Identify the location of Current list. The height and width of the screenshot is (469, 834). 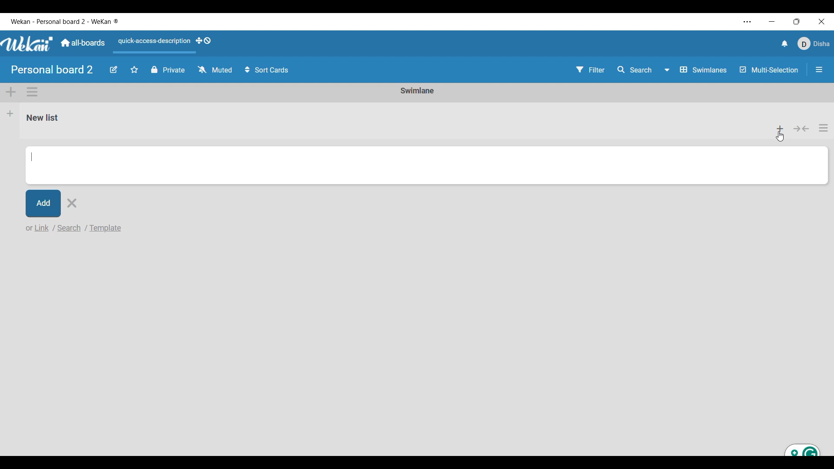
(388, 122).